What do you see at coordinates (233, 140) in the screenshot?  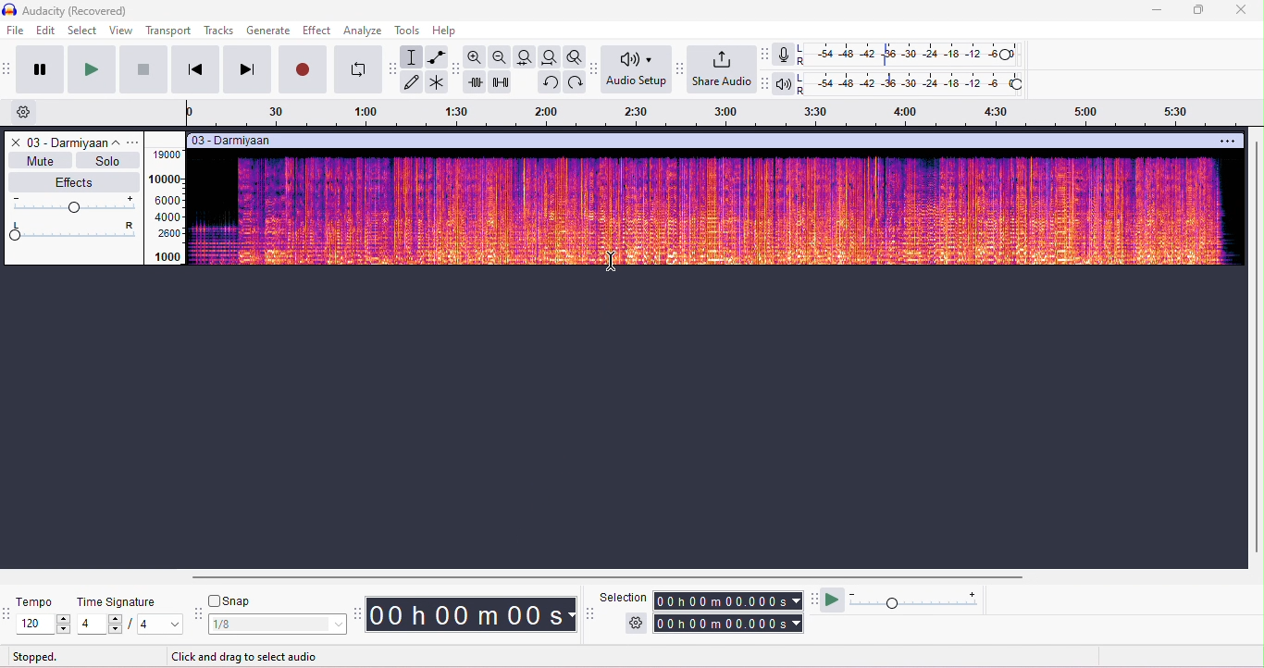 I see `track title` at bounding box center [233, 140].